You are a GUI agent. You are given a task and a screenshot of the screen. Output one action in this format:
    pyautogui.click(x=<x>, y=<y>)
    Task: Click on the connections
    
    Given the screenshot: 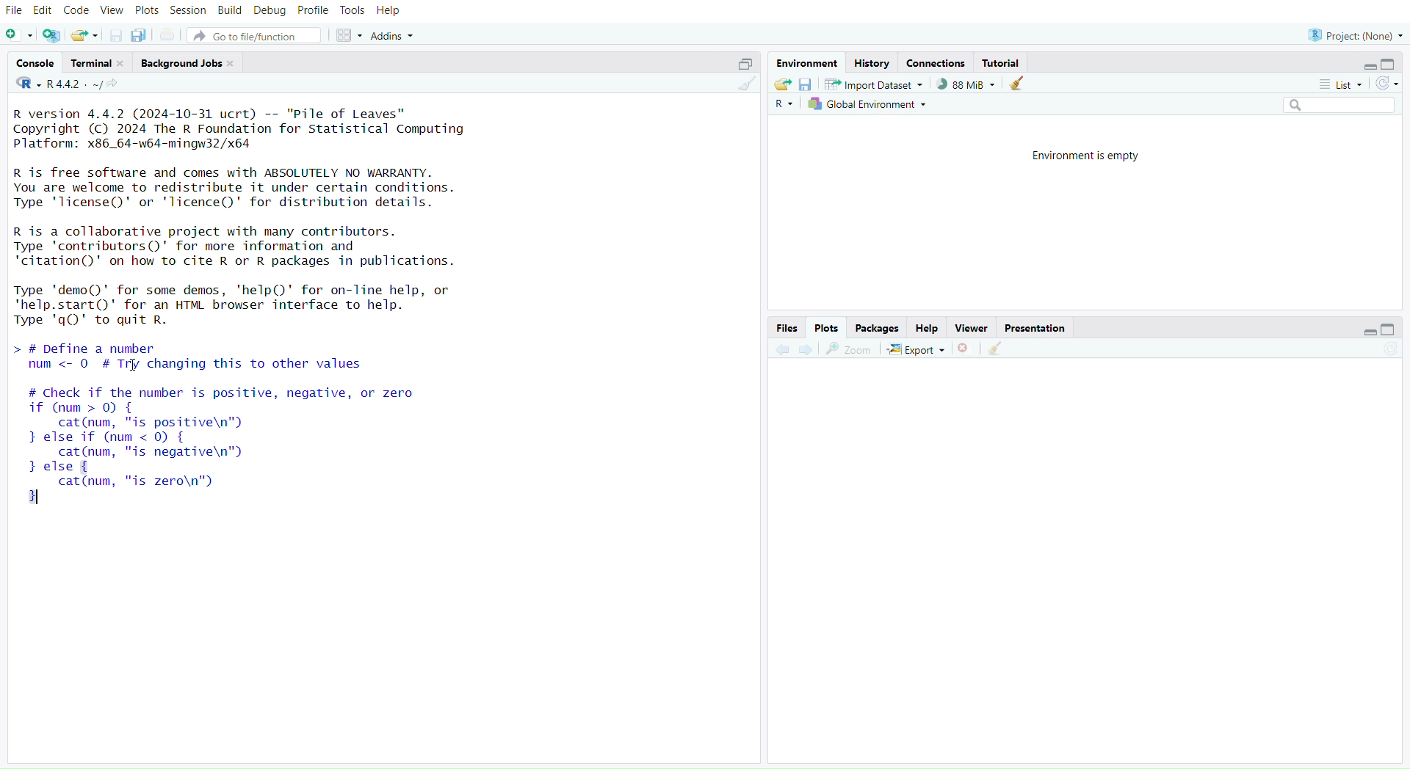 What is the action you would take?
    pyautogui.click(x=938, y=65)
    